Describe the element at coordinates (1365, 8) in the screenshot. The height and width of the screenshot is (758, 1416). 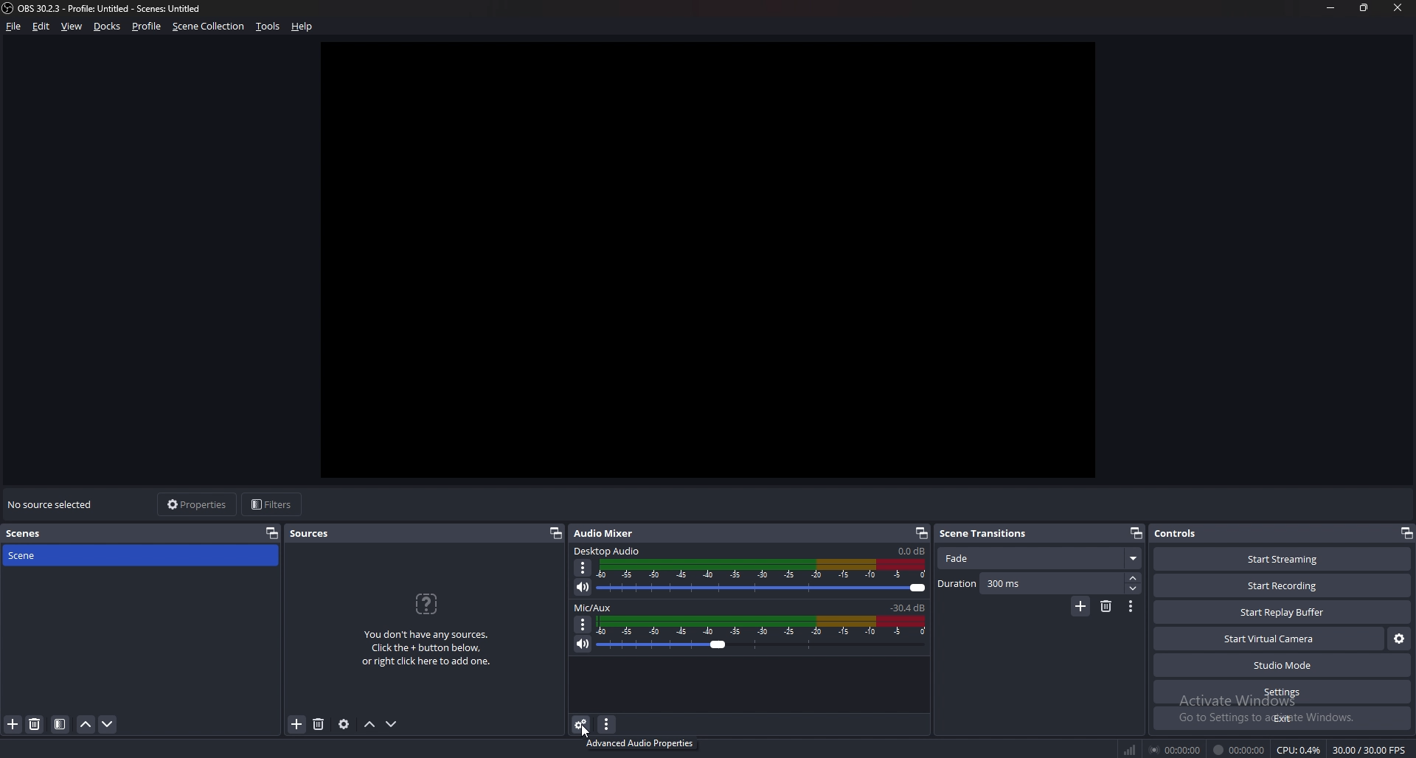
I see `resize` at that location.